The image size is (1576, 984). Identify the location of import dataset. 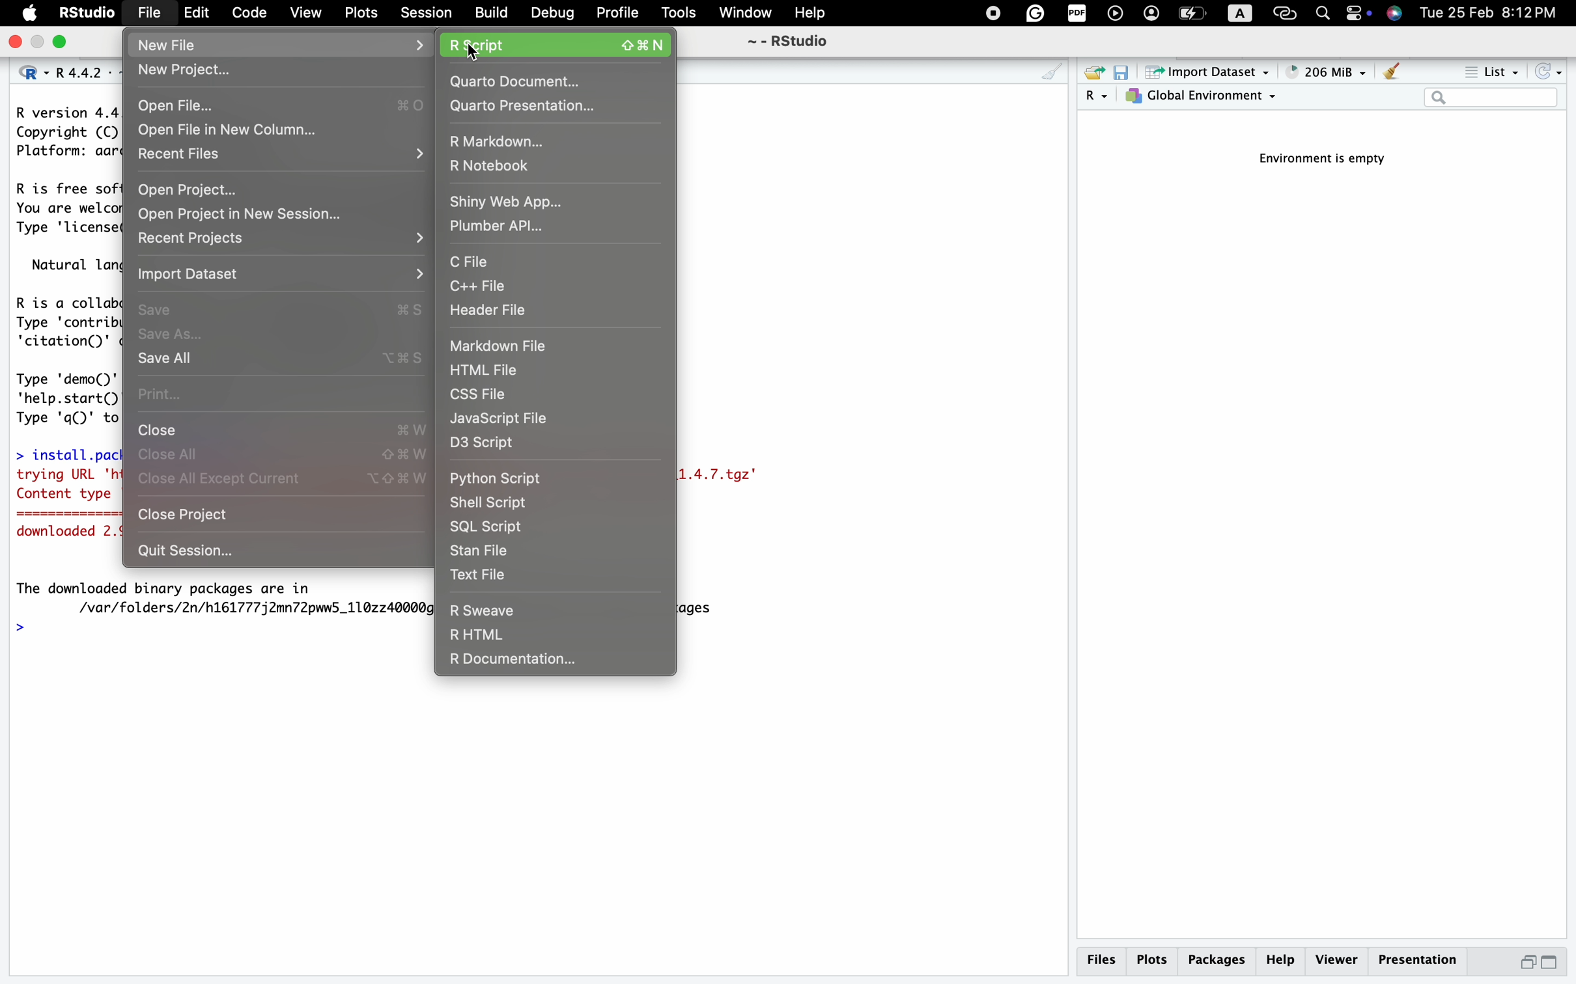
(1208, 73).